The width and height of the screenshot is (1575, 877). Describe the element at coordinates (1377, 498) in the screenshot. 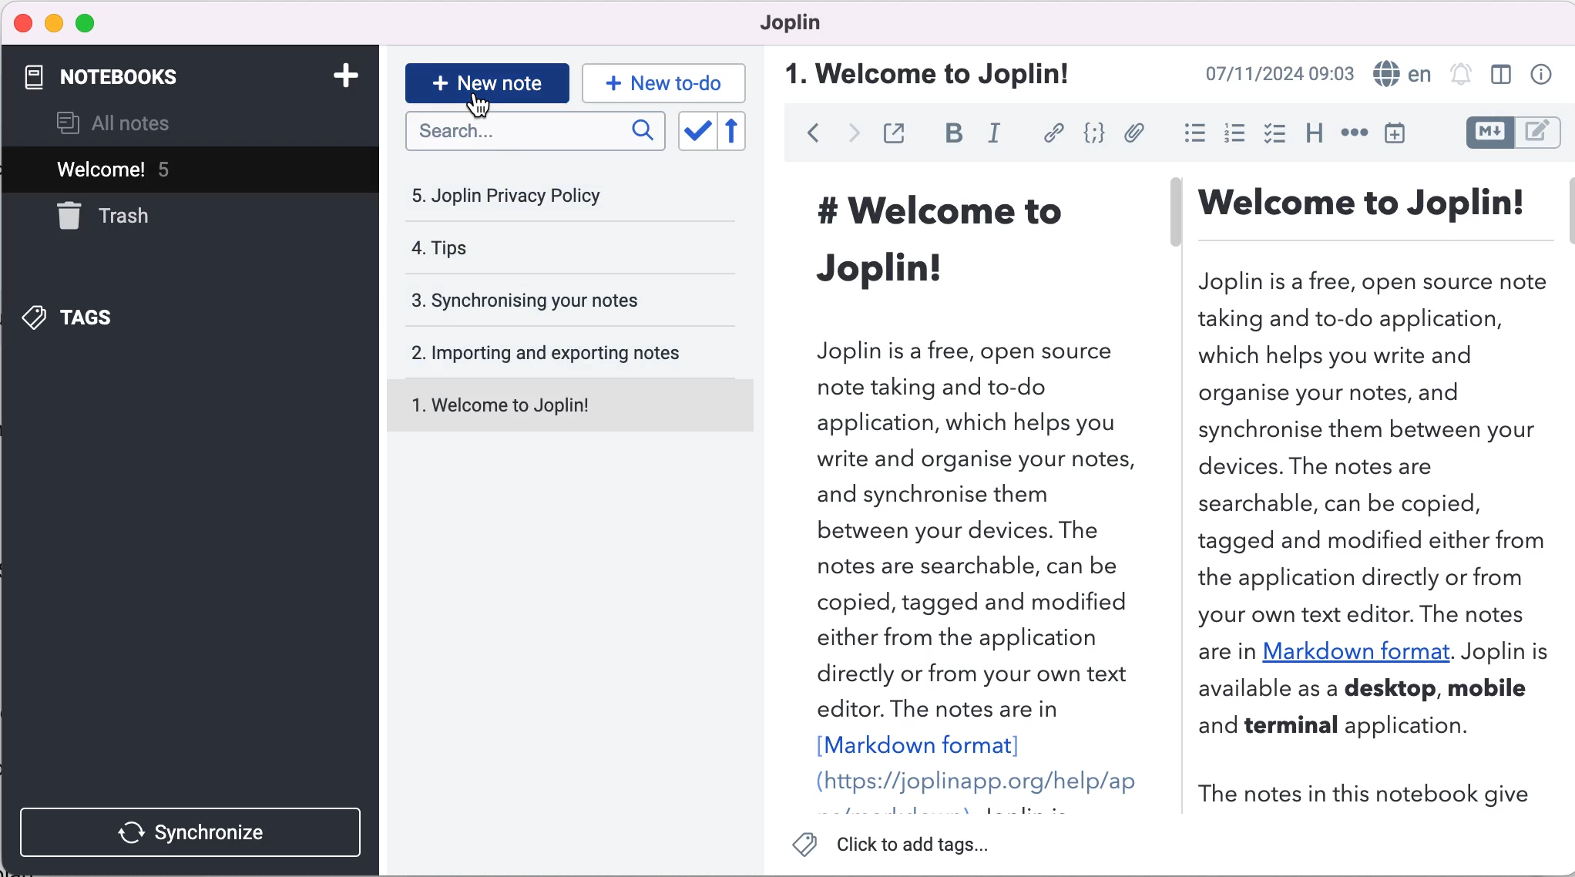

I see `welcome to joplin introduction` at that location.